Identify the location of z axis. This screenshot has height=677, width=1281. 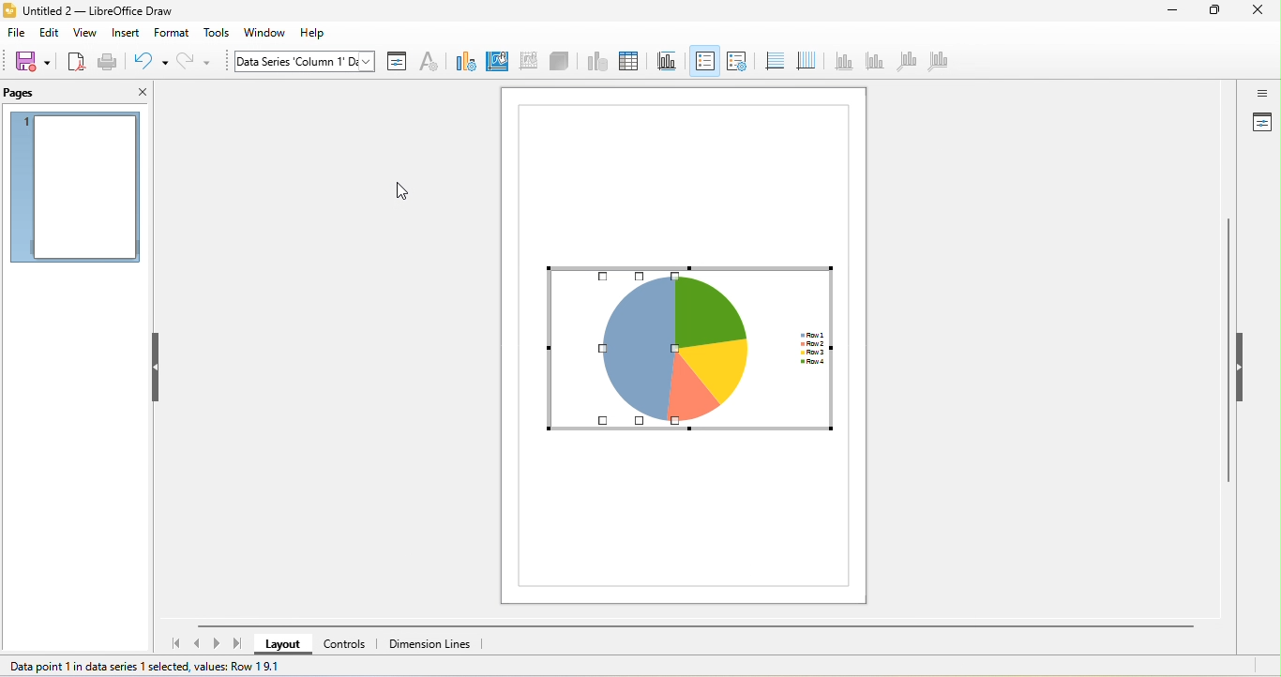
(904, 61).